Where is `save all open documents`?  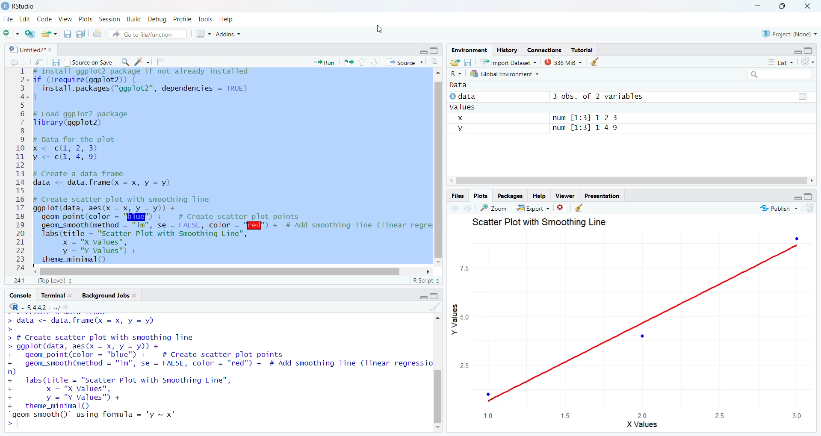 save all open documents is located at coordinates (81, 34).